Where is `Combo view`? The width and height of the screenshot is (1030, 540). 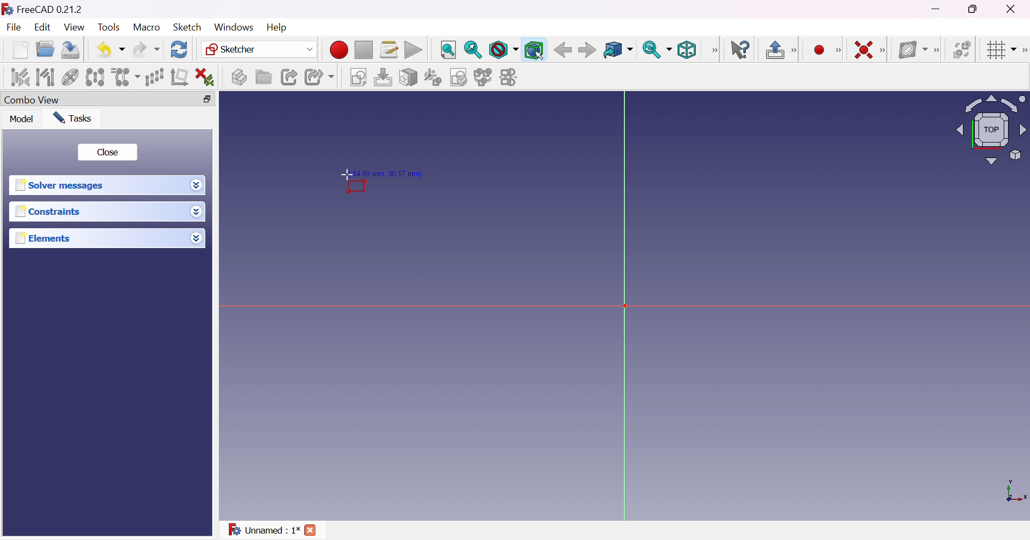
Combo view is located at coordinates (32, 100).